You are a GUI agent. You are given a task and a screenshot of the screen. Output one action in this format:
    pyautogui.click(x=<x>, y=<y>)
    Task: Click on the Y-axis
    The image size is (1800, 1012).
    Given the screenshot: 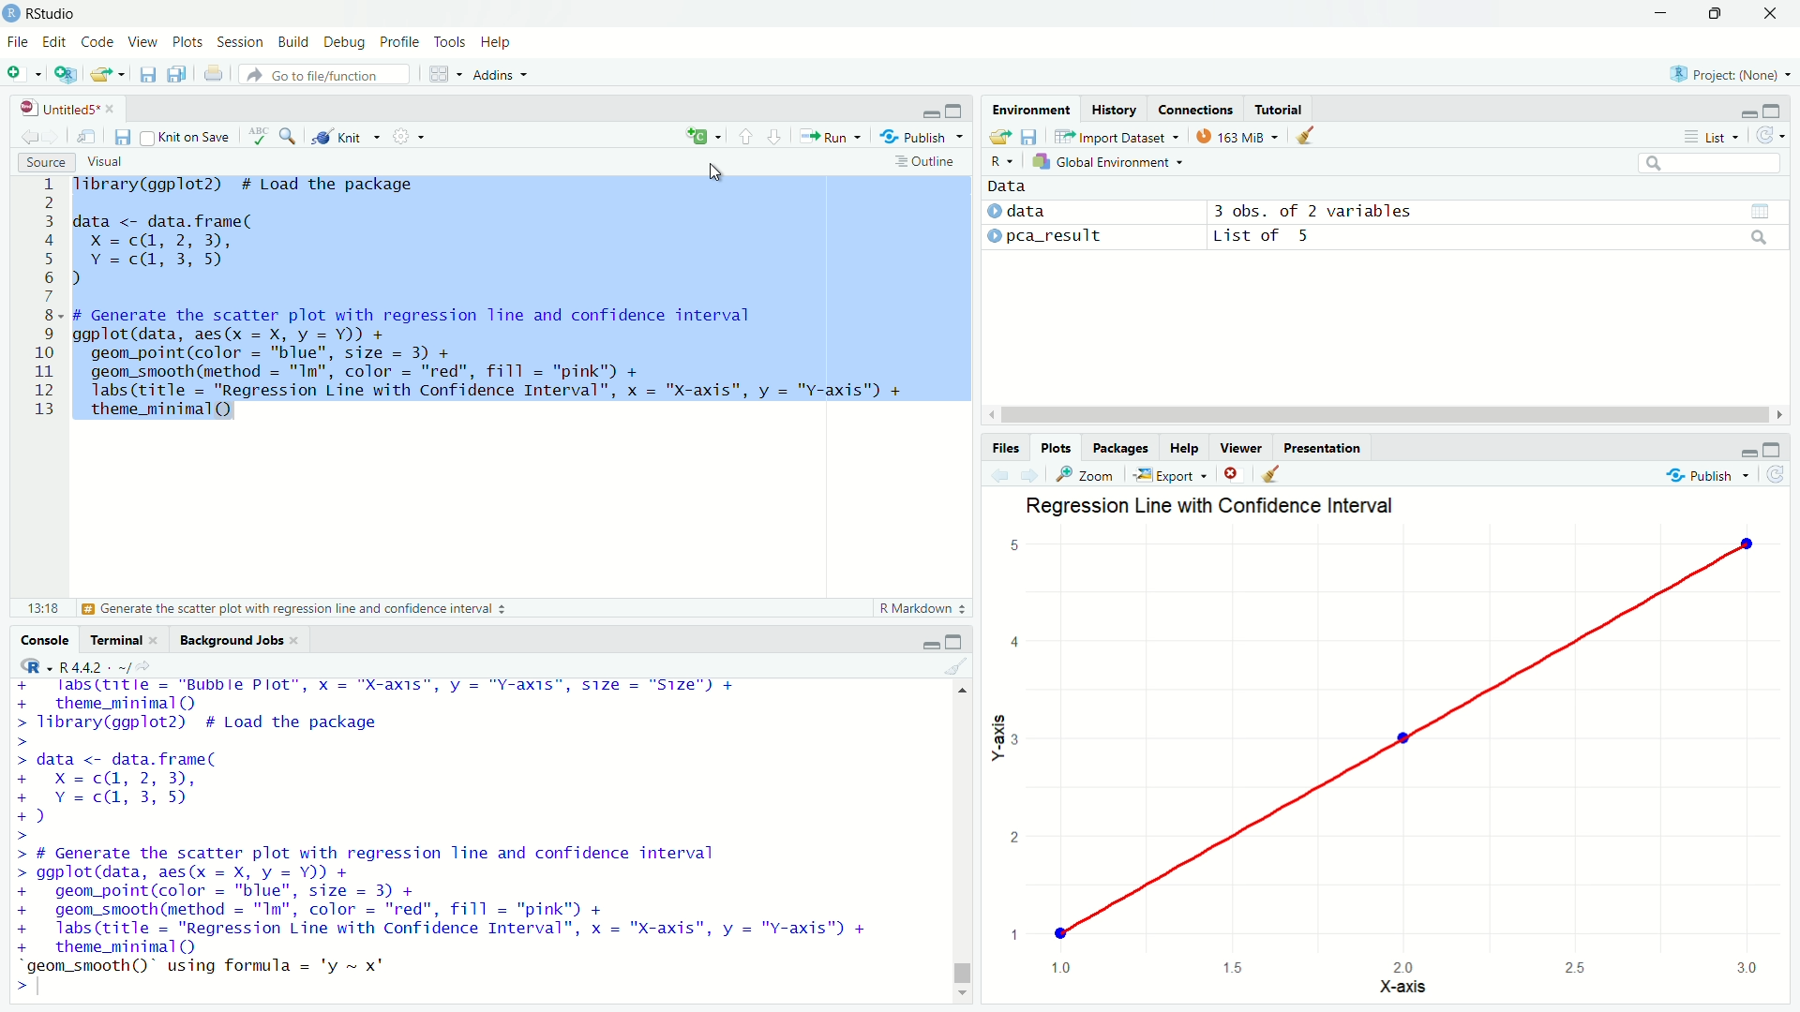 What is the action you would take?
    pyautogui.click(x=997, y=737)
    